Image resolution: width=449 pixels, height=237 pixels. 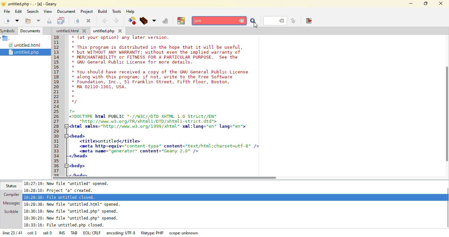 What do you see at coordinates (73, 96) in the screenshot?
I see `*` at bounding box center [73, 96].